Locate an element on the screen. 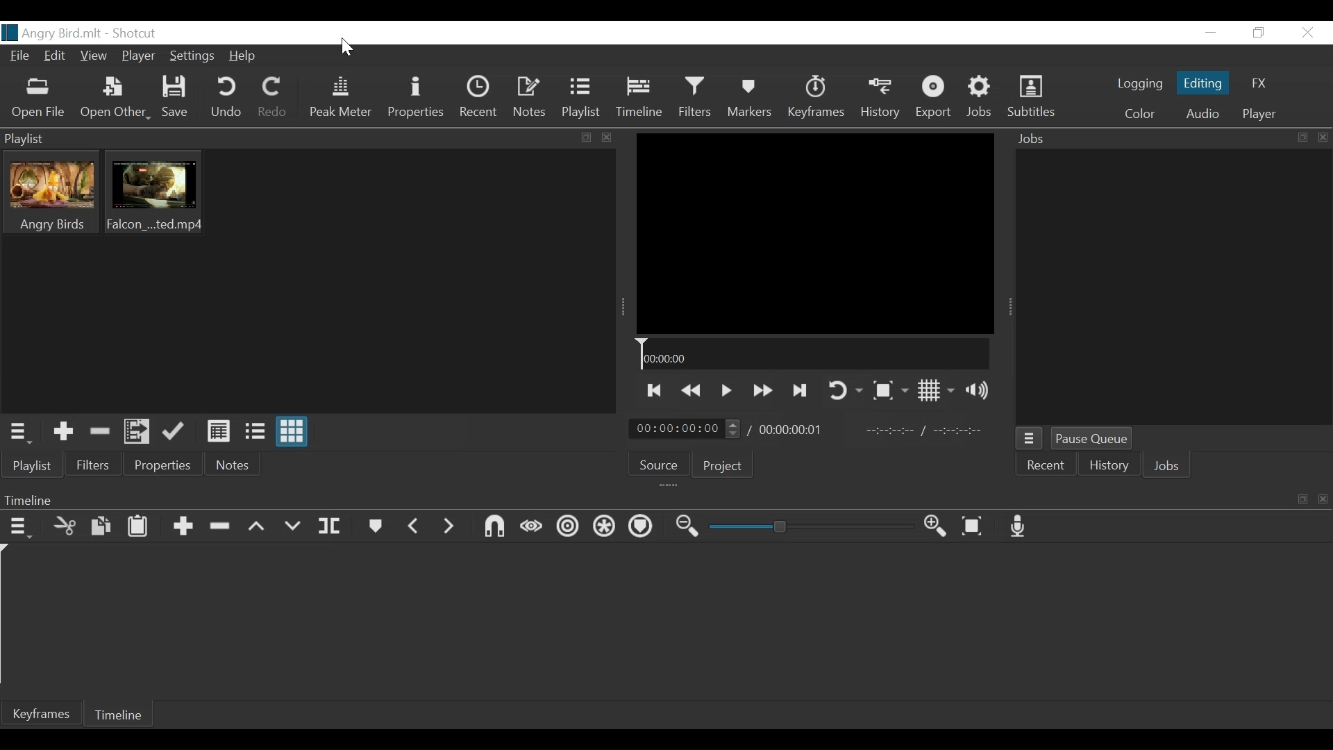 The image size is (1333, 750). Playlist is located at coordinates (34, 467).